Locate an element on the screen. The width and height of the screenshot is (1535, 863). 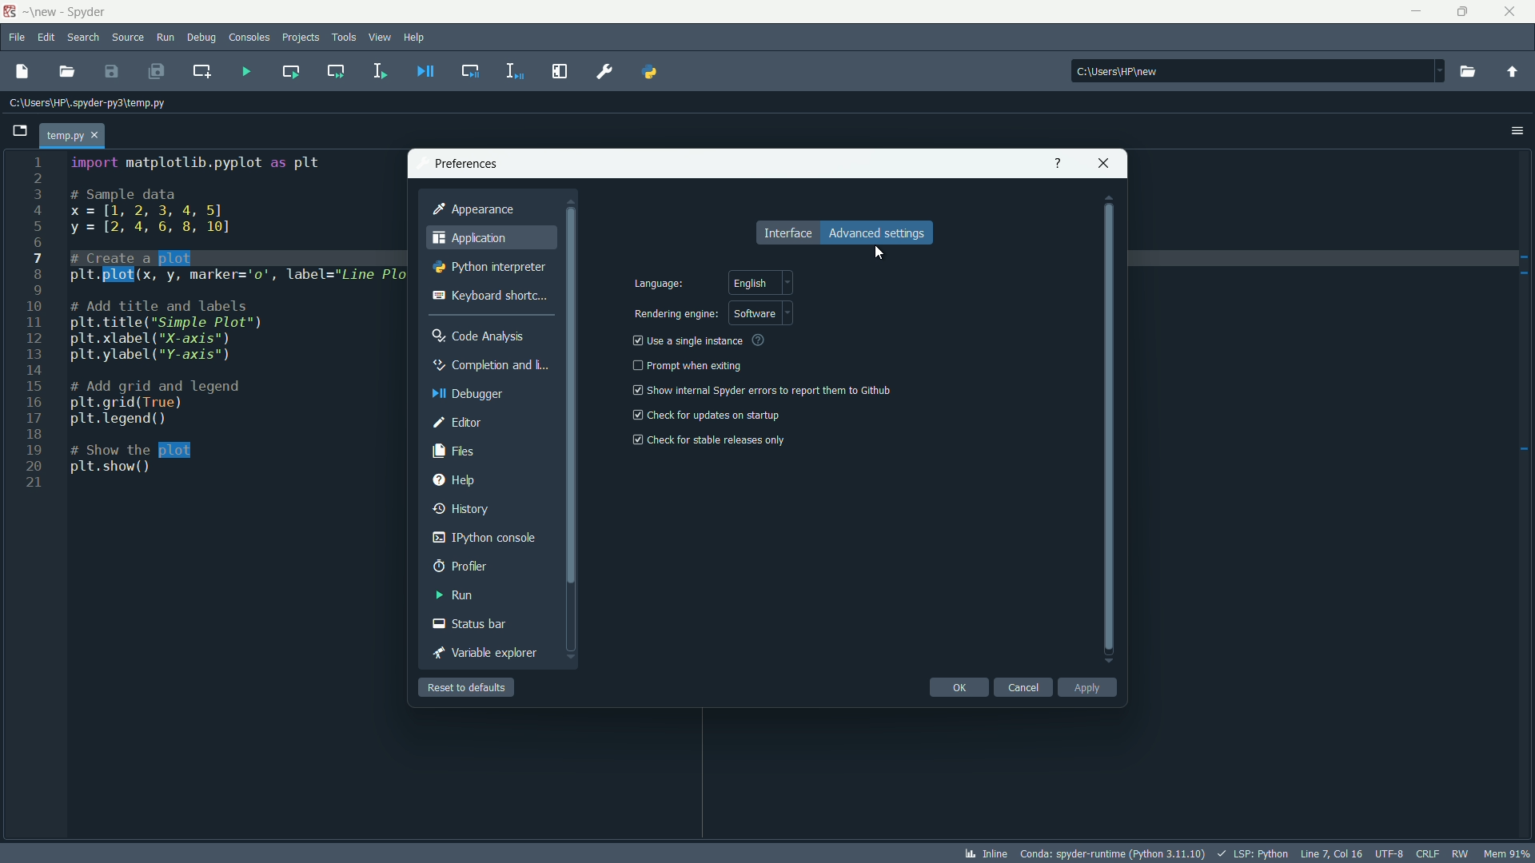
vertical scrollbar is located at coordinates (1110, 430).